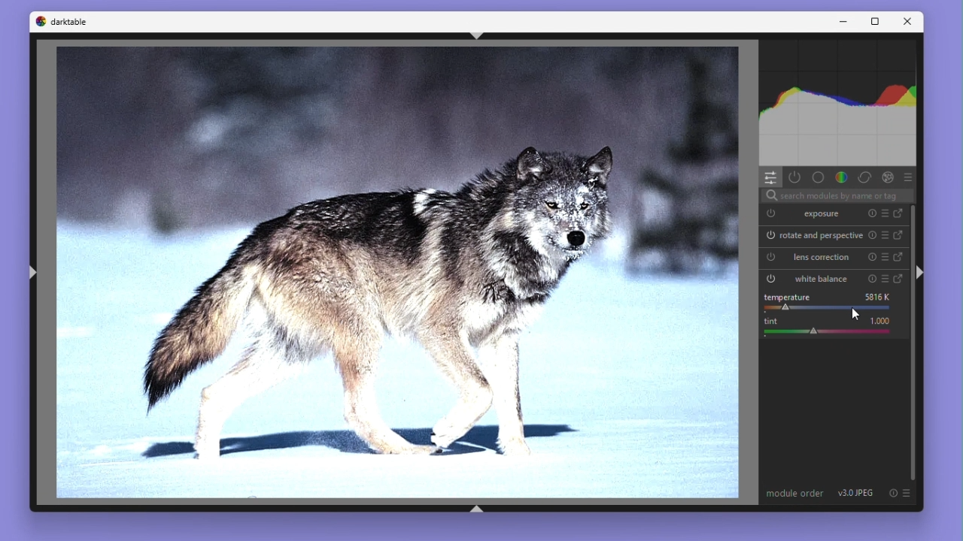  What do you see at coordinates (916, 344) in the screenshot?
I see `Vertical scroll bar` at bounding box center [916, 344].